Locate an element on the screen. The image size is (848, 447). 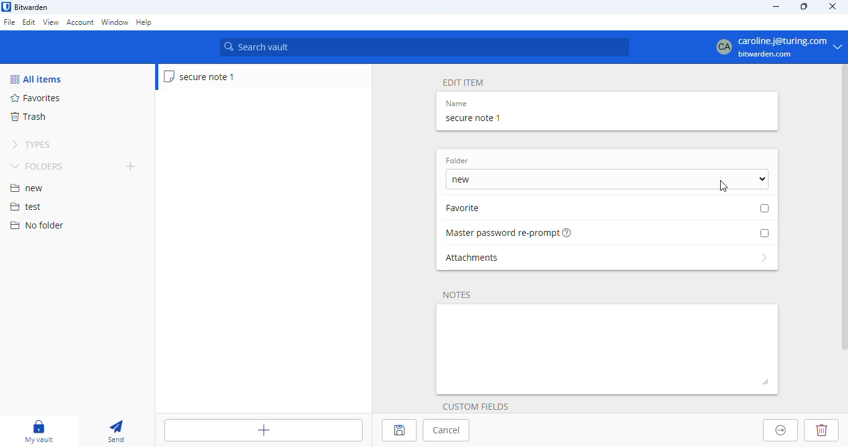
search vault is located at coordinates (424, 47).